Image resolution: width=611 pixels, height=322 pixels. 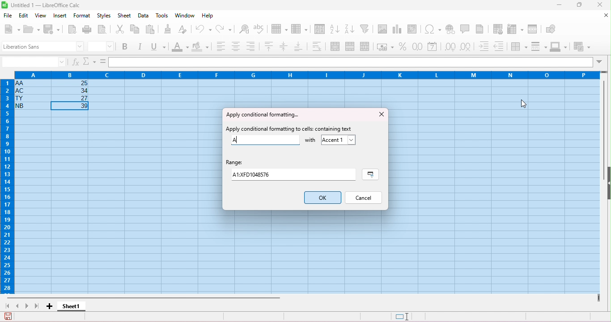 I want to click on align bottom, so click(x=299, y=46).